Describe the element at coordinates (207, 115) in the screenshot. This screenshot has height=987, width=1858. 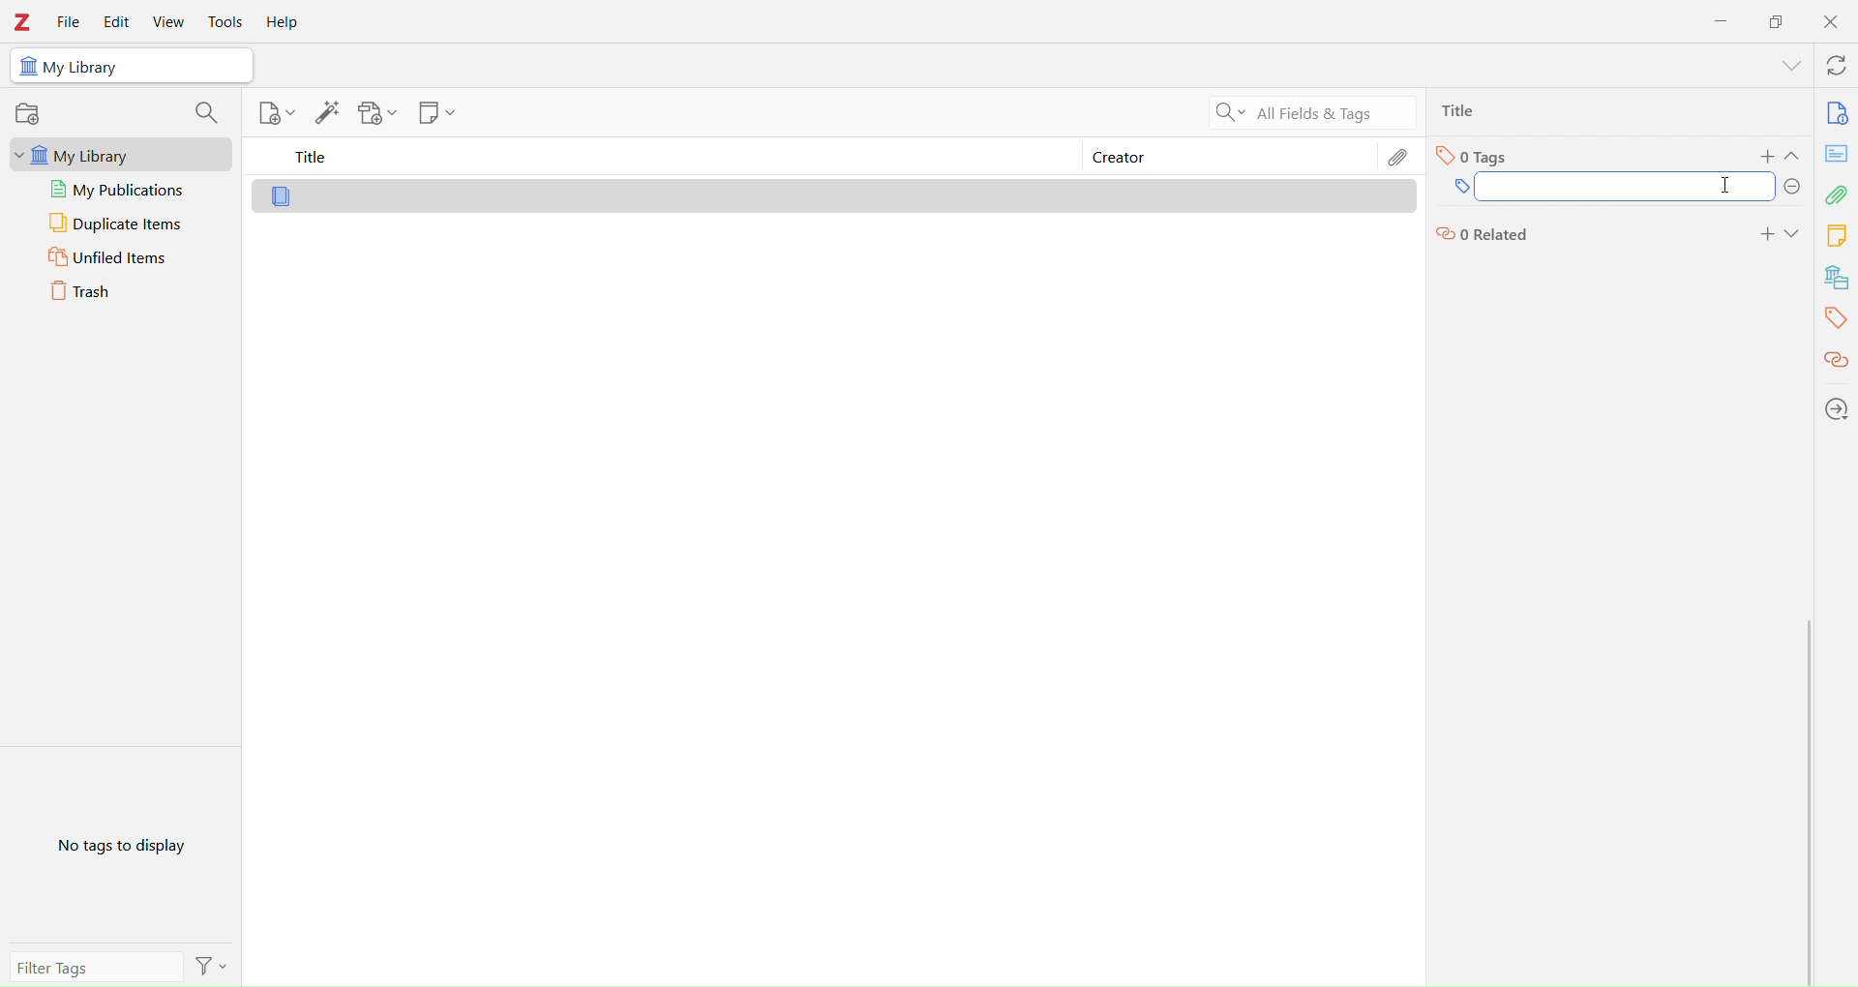
I see `search` at that location.